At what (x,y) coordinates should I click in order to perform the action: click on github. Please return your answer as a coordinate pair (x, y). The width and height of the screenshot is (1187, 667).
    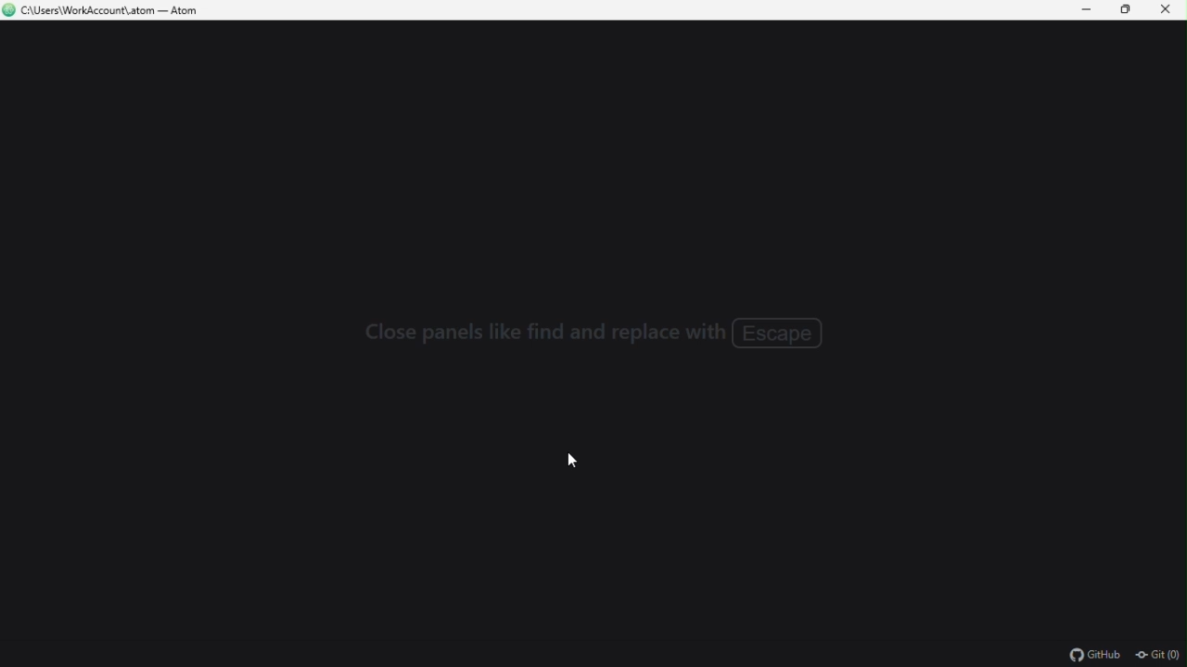
    Looking at the image, I should click on (1095, 654).